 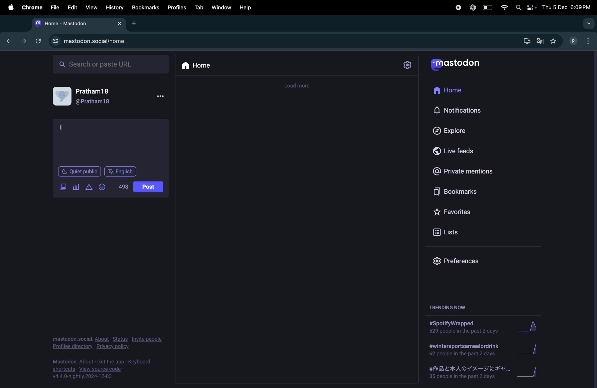 What do you see at coordinates (105, 343) in the screenshot?
I see `privacy` at bounding box center [105, 343].